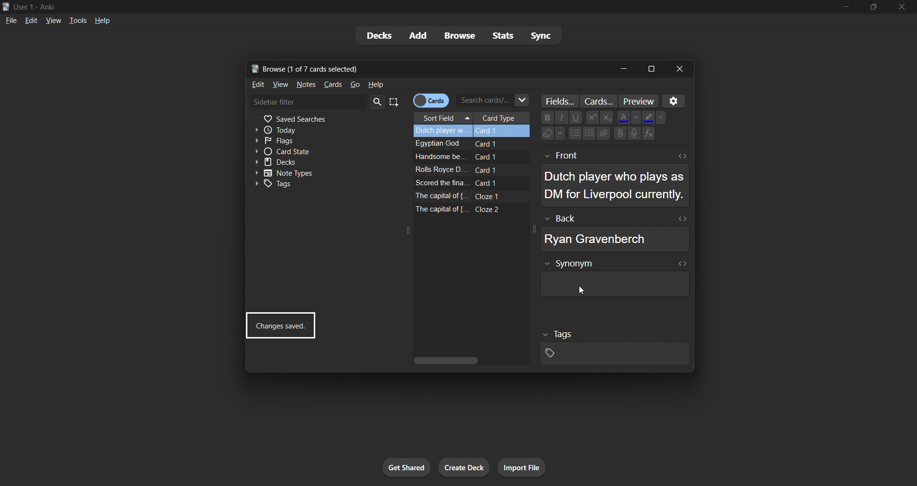 This screenshot has width=917, height=486. What do you see at coordinates (306, 85) in the screenshot?
I see `notes` at bounding box center [306, 85].